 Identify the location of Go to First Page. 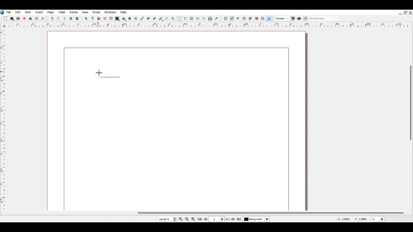
(200, 219).